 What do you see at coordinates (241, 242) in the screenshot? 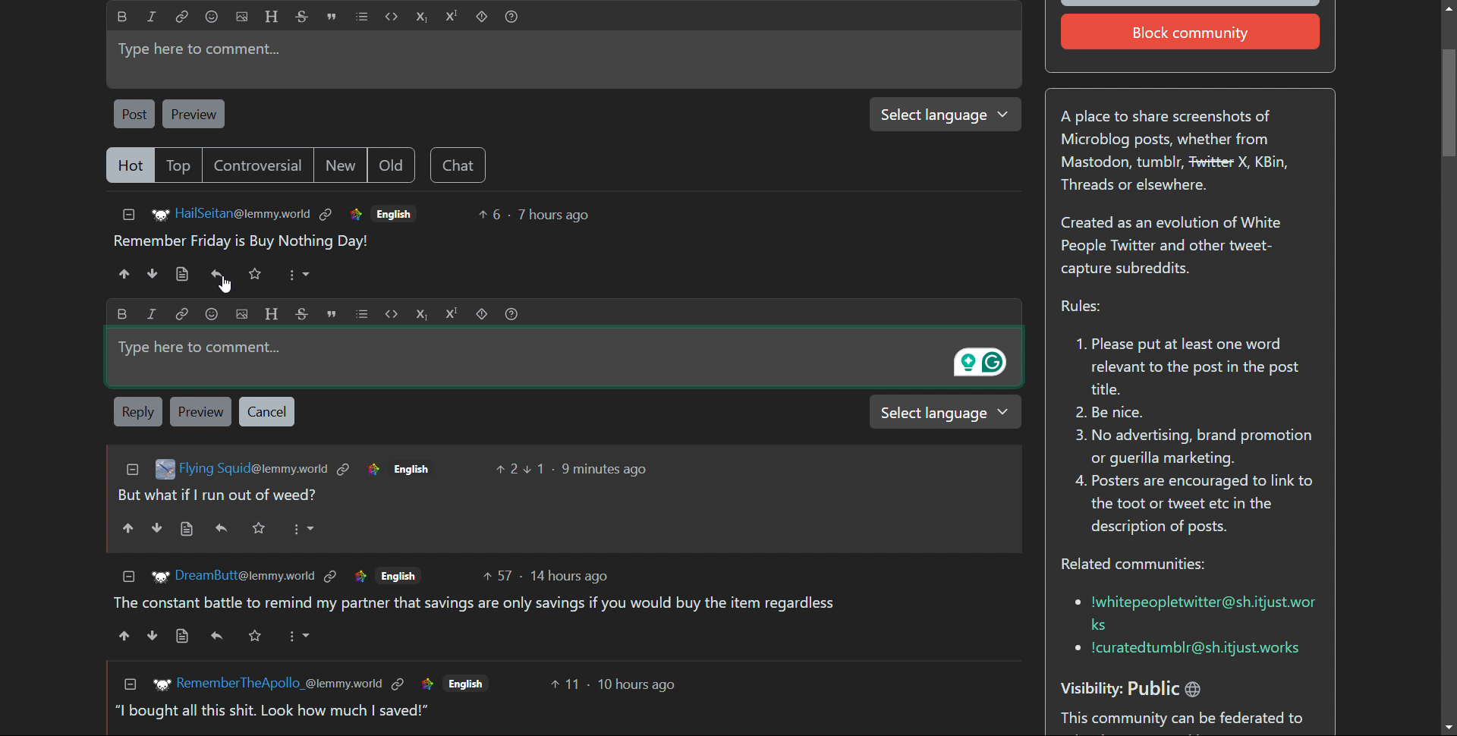
I see `comment` at bounding box center [241, 242].